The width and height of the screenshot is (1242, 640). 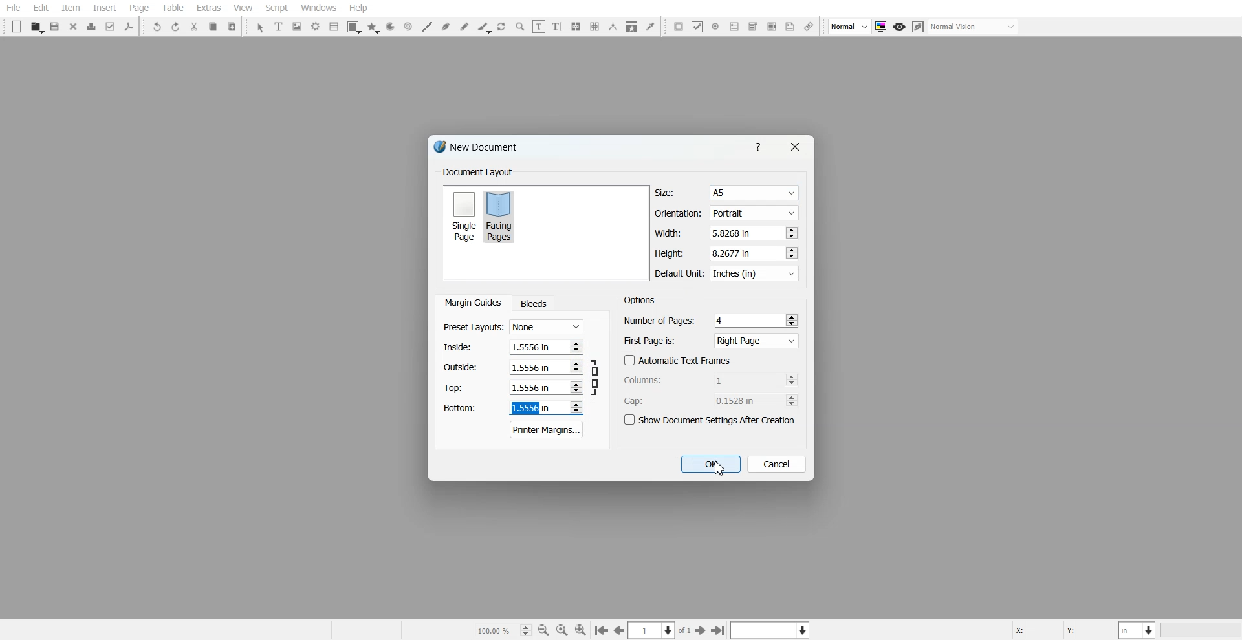 What do you see at coordinates (547, 429) in the screenshot?
I see `Printer Margins` at bounding box center [547, 429].